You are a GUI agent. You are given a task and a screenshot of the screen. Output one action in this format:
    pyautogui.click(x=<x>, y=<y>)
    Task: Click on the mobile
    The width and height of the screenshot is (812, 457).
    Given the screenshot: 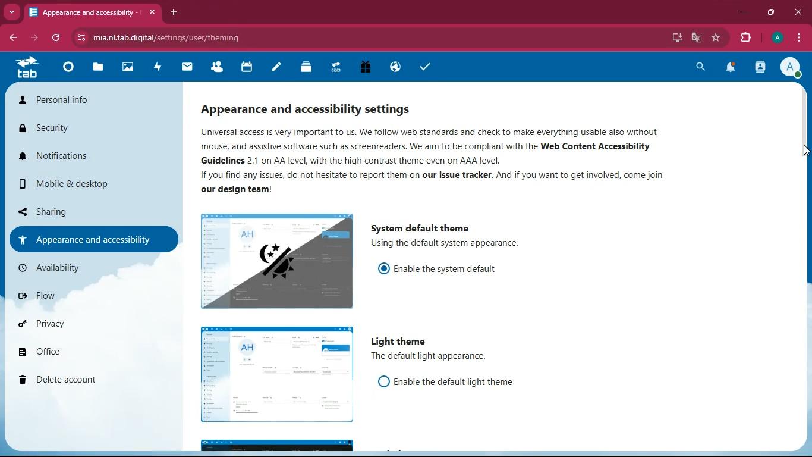 What is the action you would take?
    pyautogui.click(x=77, y=183)
    